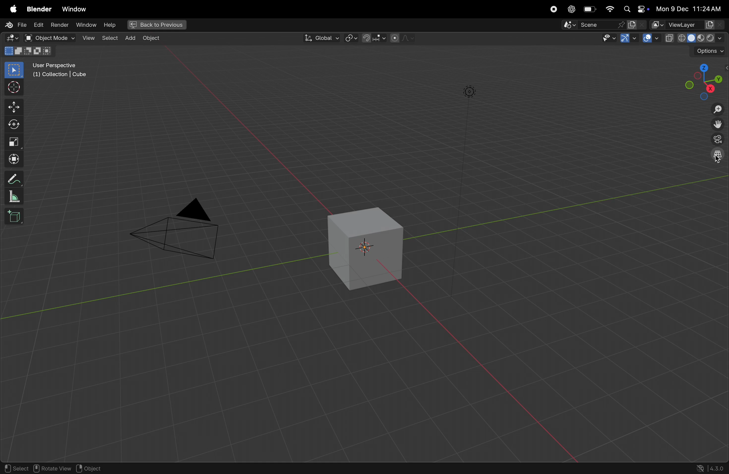 The width and height of the screenshot is (729, 474). What do you see at coordinates (15, 198) in the screenshot?
I see `measure ` at bounding box center [15, 198].